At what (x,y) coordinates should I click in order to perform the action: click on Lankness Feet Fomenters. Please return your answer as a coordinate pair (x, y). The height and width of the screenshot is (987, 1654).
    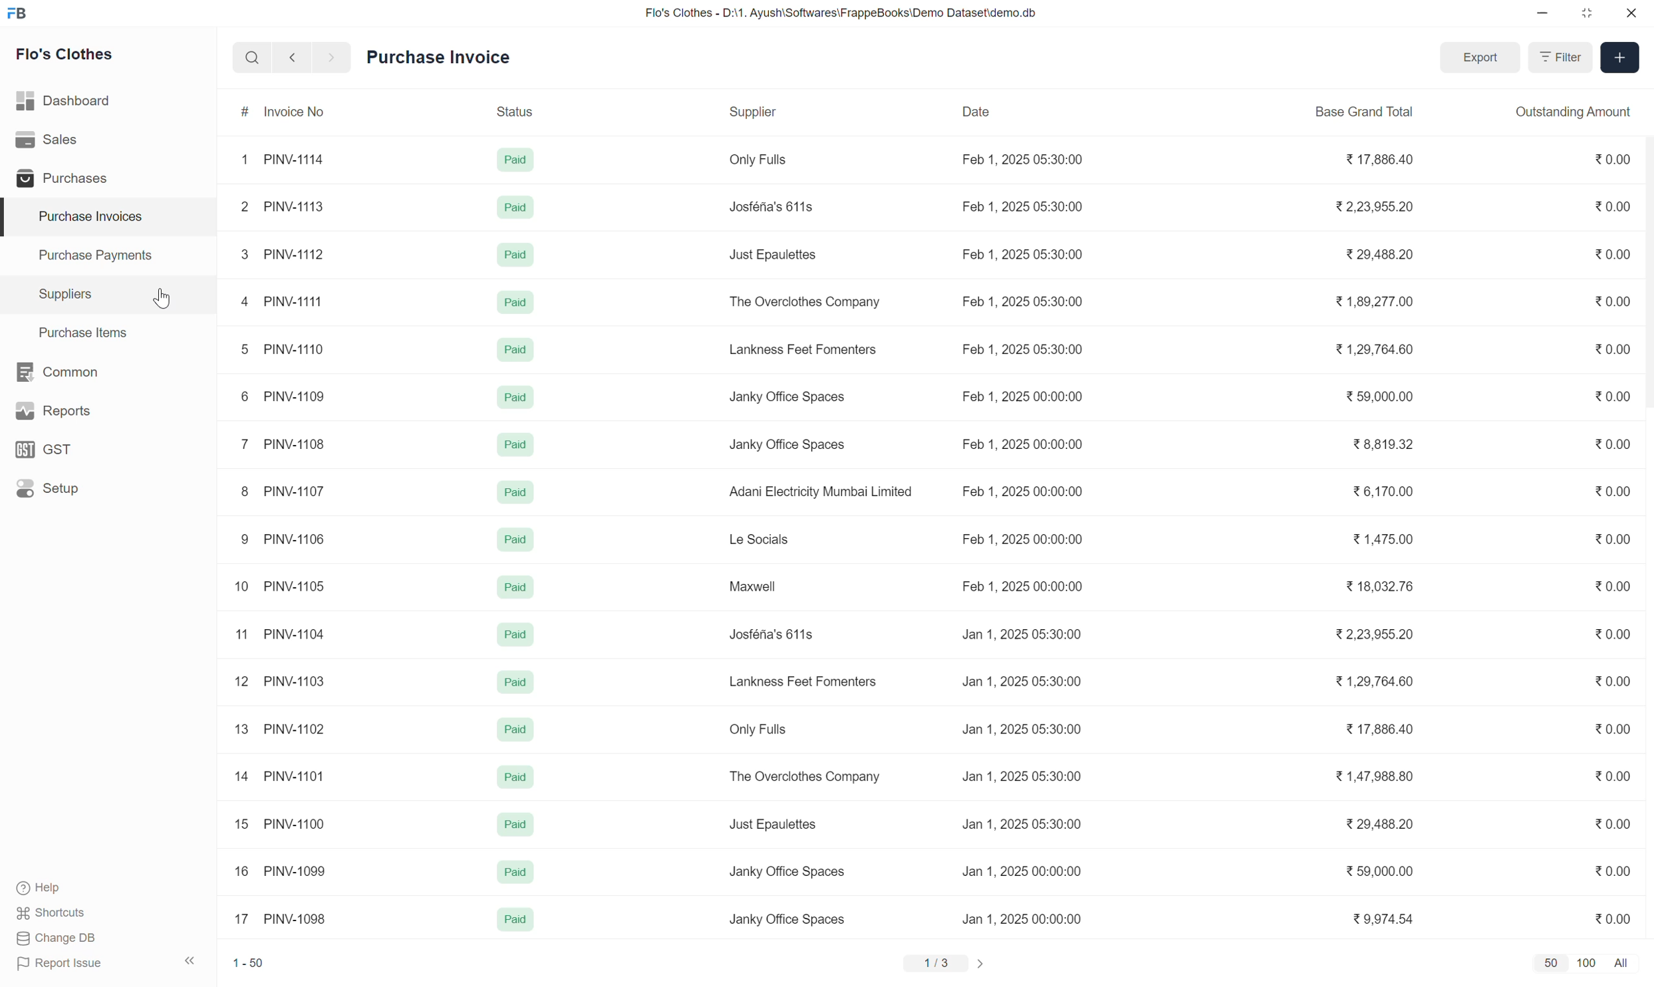
    Looking at the image, I should click on (805, 682).